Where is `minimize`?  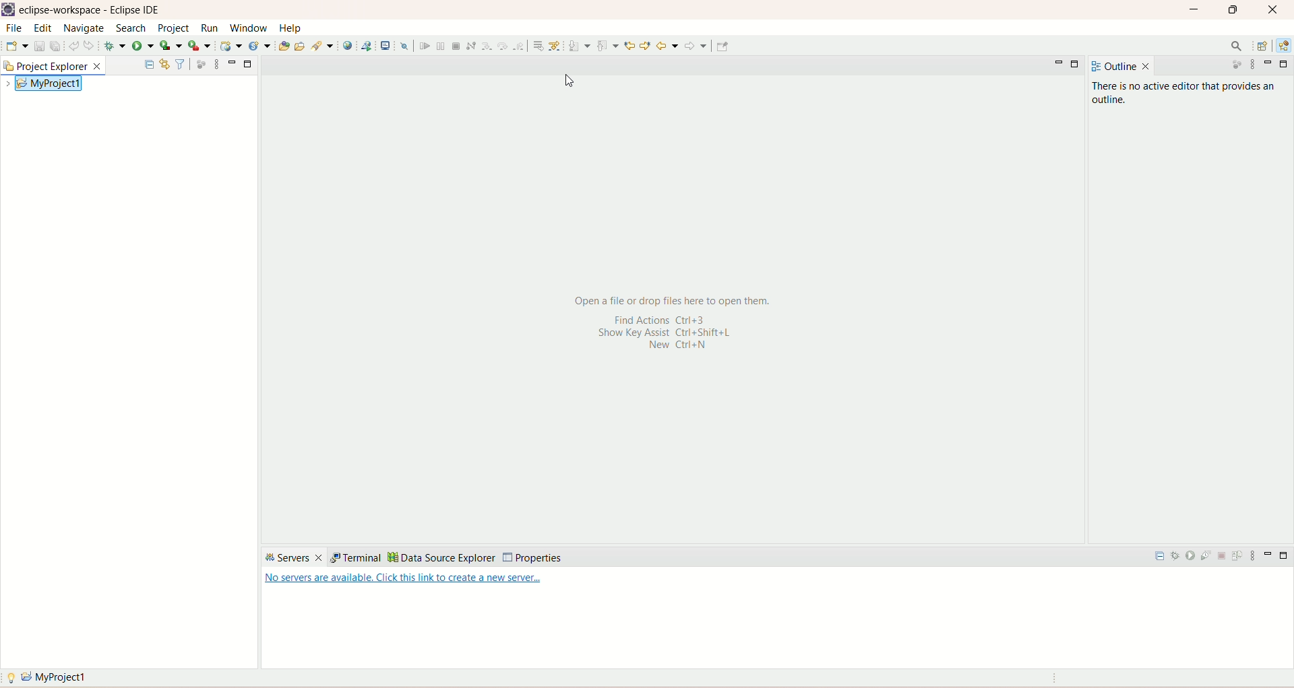
minimize is located at coordinates (1268, 62).